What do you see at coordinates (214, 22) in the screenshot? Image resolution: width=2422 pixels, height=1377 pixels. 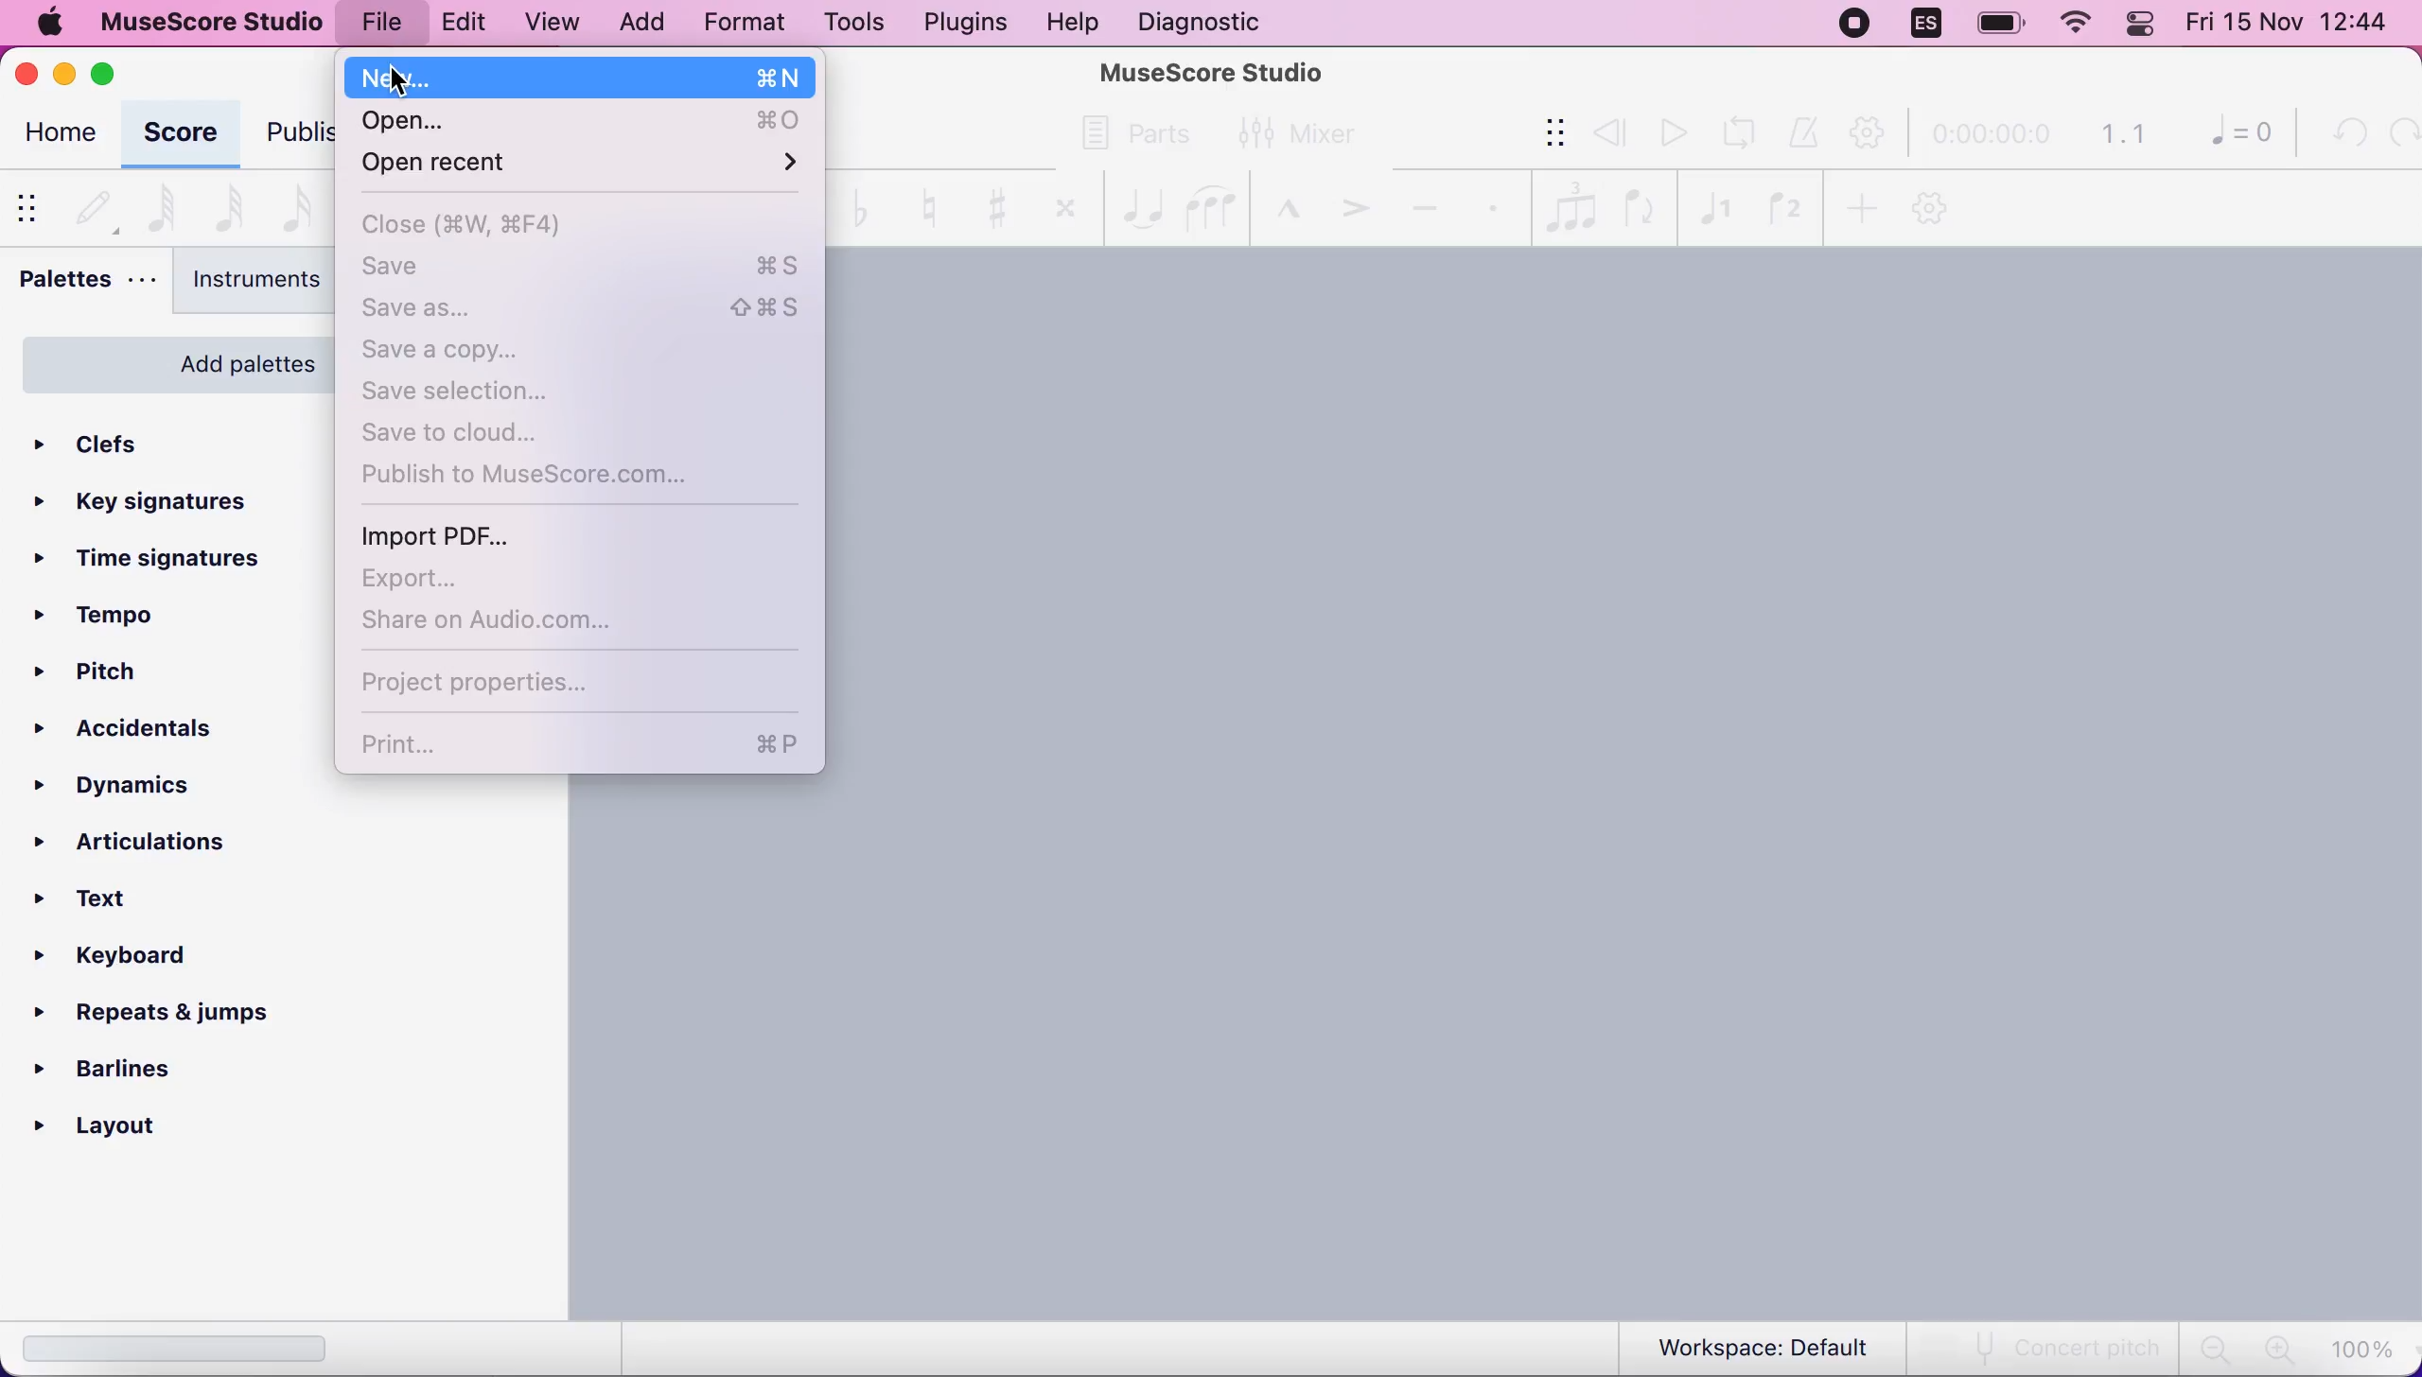 I see `musescore studio` at bounding box center [214, 22].